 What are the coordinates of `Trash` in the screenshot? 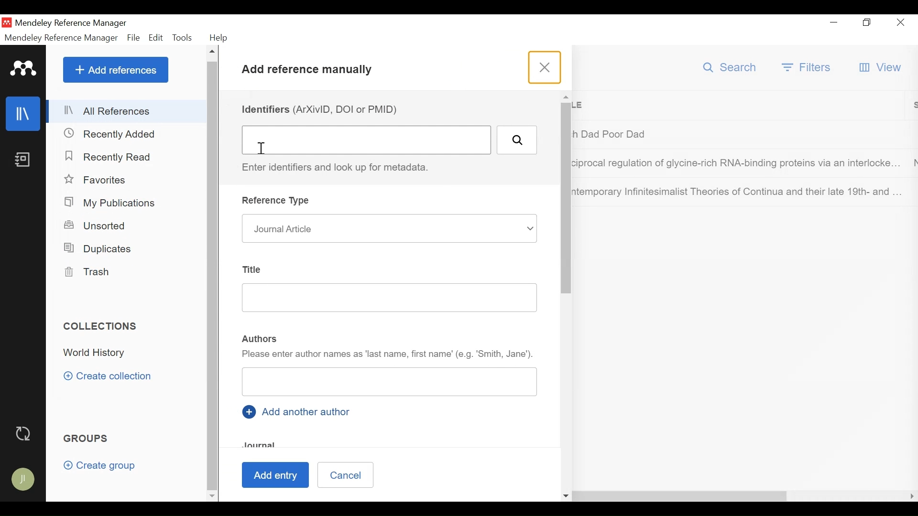 It's located at (91, 272).